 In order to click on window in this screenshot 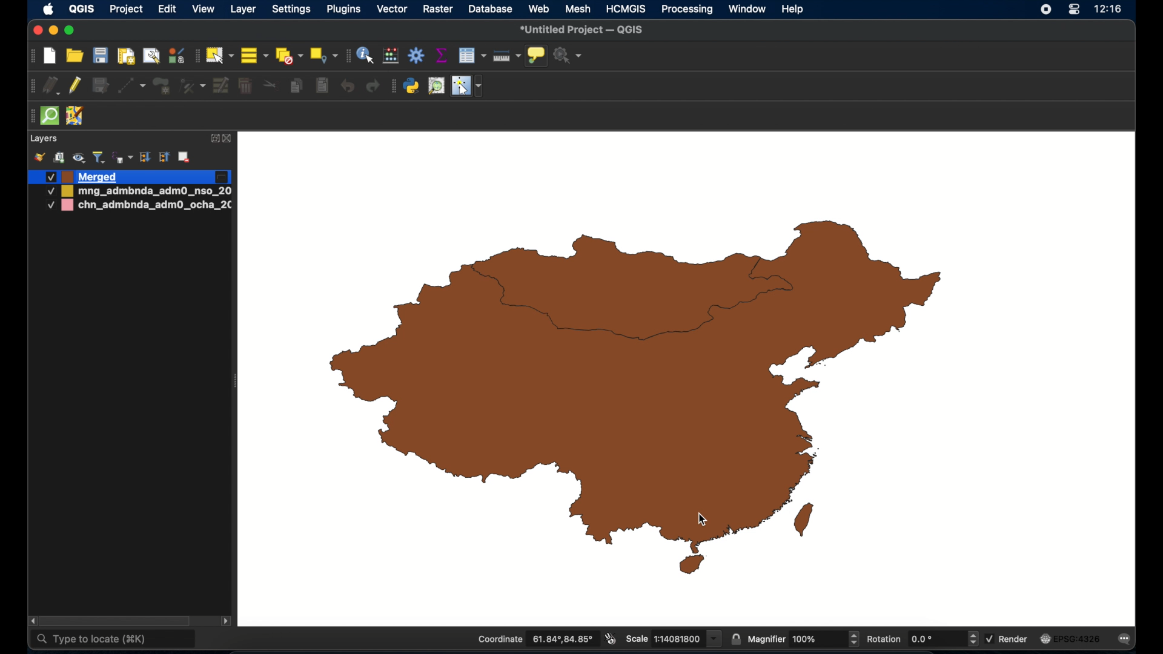, I will do `click(747, 8)`.